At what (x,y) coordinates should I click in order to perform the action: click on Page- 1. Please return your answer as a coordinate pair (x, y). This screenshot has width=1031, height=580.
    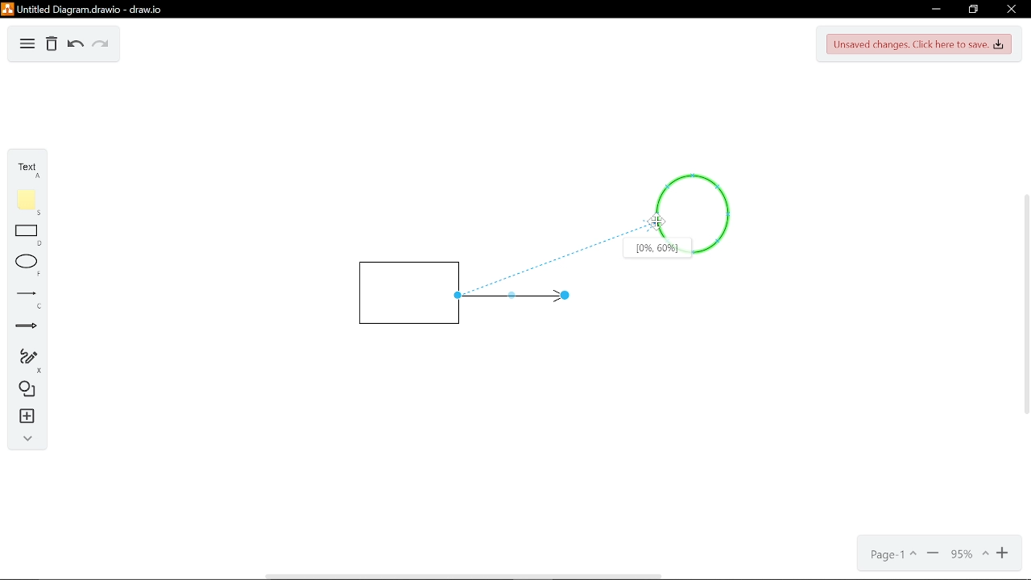
    Looking at the image, I should click on (892, 556).